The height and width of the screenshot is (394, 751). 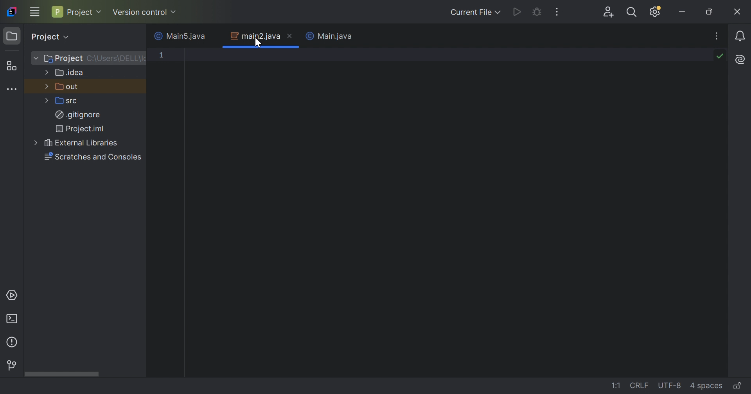 What do you see at coordinates (11, 35) in the screenshot?
I see `Project icon` at bounding box center [11, 35].